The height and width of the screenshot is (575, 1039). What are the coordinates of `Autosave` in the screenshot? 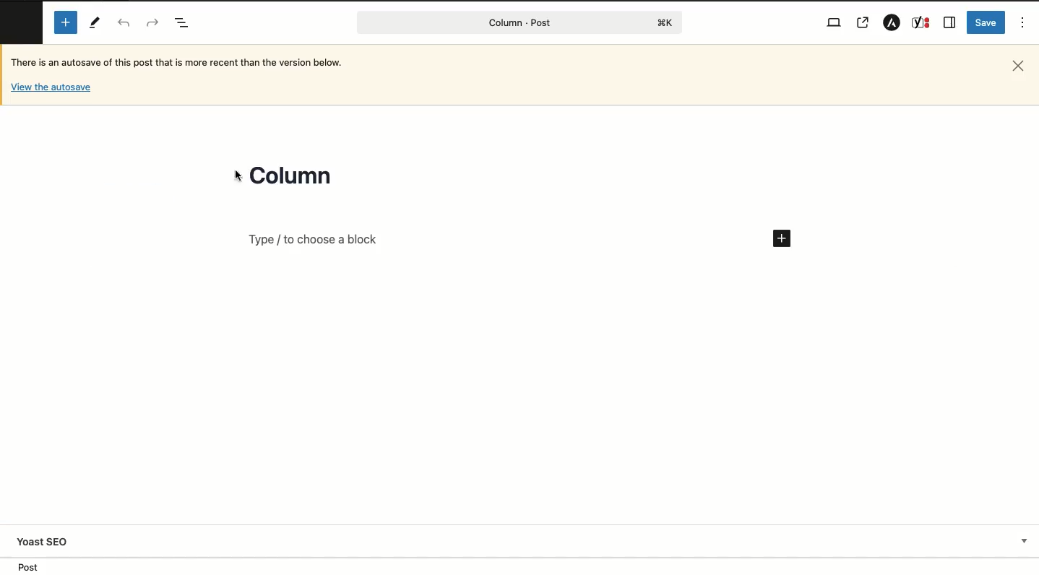 It's located at (194, 61).